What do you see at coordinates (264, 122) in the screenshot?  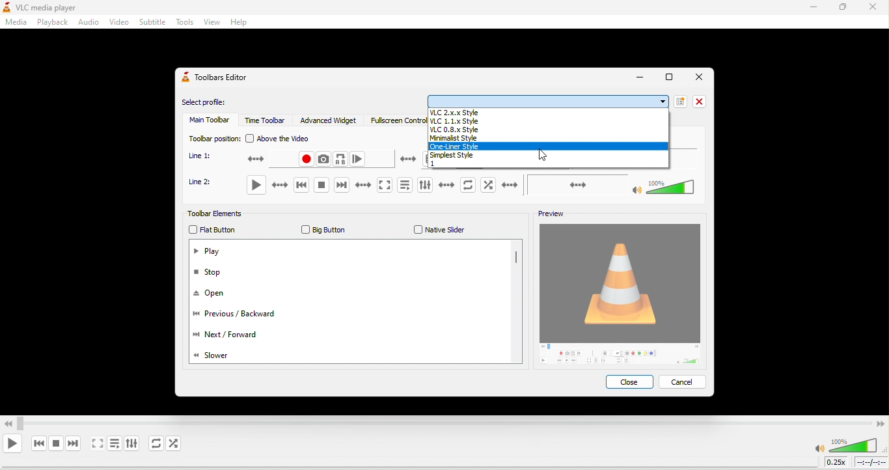 I see `time toolbar` at bounding box center [264, 122].